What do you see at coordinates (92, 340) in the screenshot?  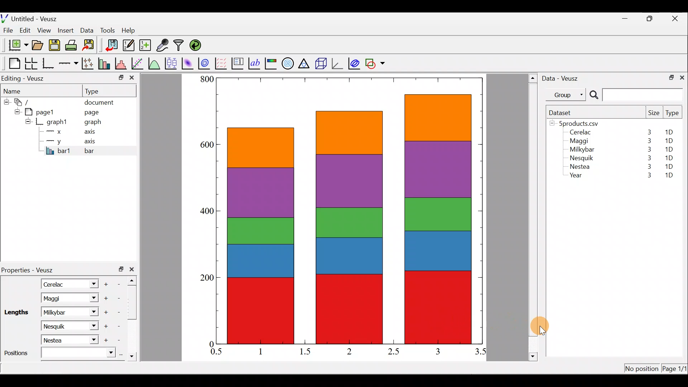 I see `Length dropdown` at bounding box center [92, 340].